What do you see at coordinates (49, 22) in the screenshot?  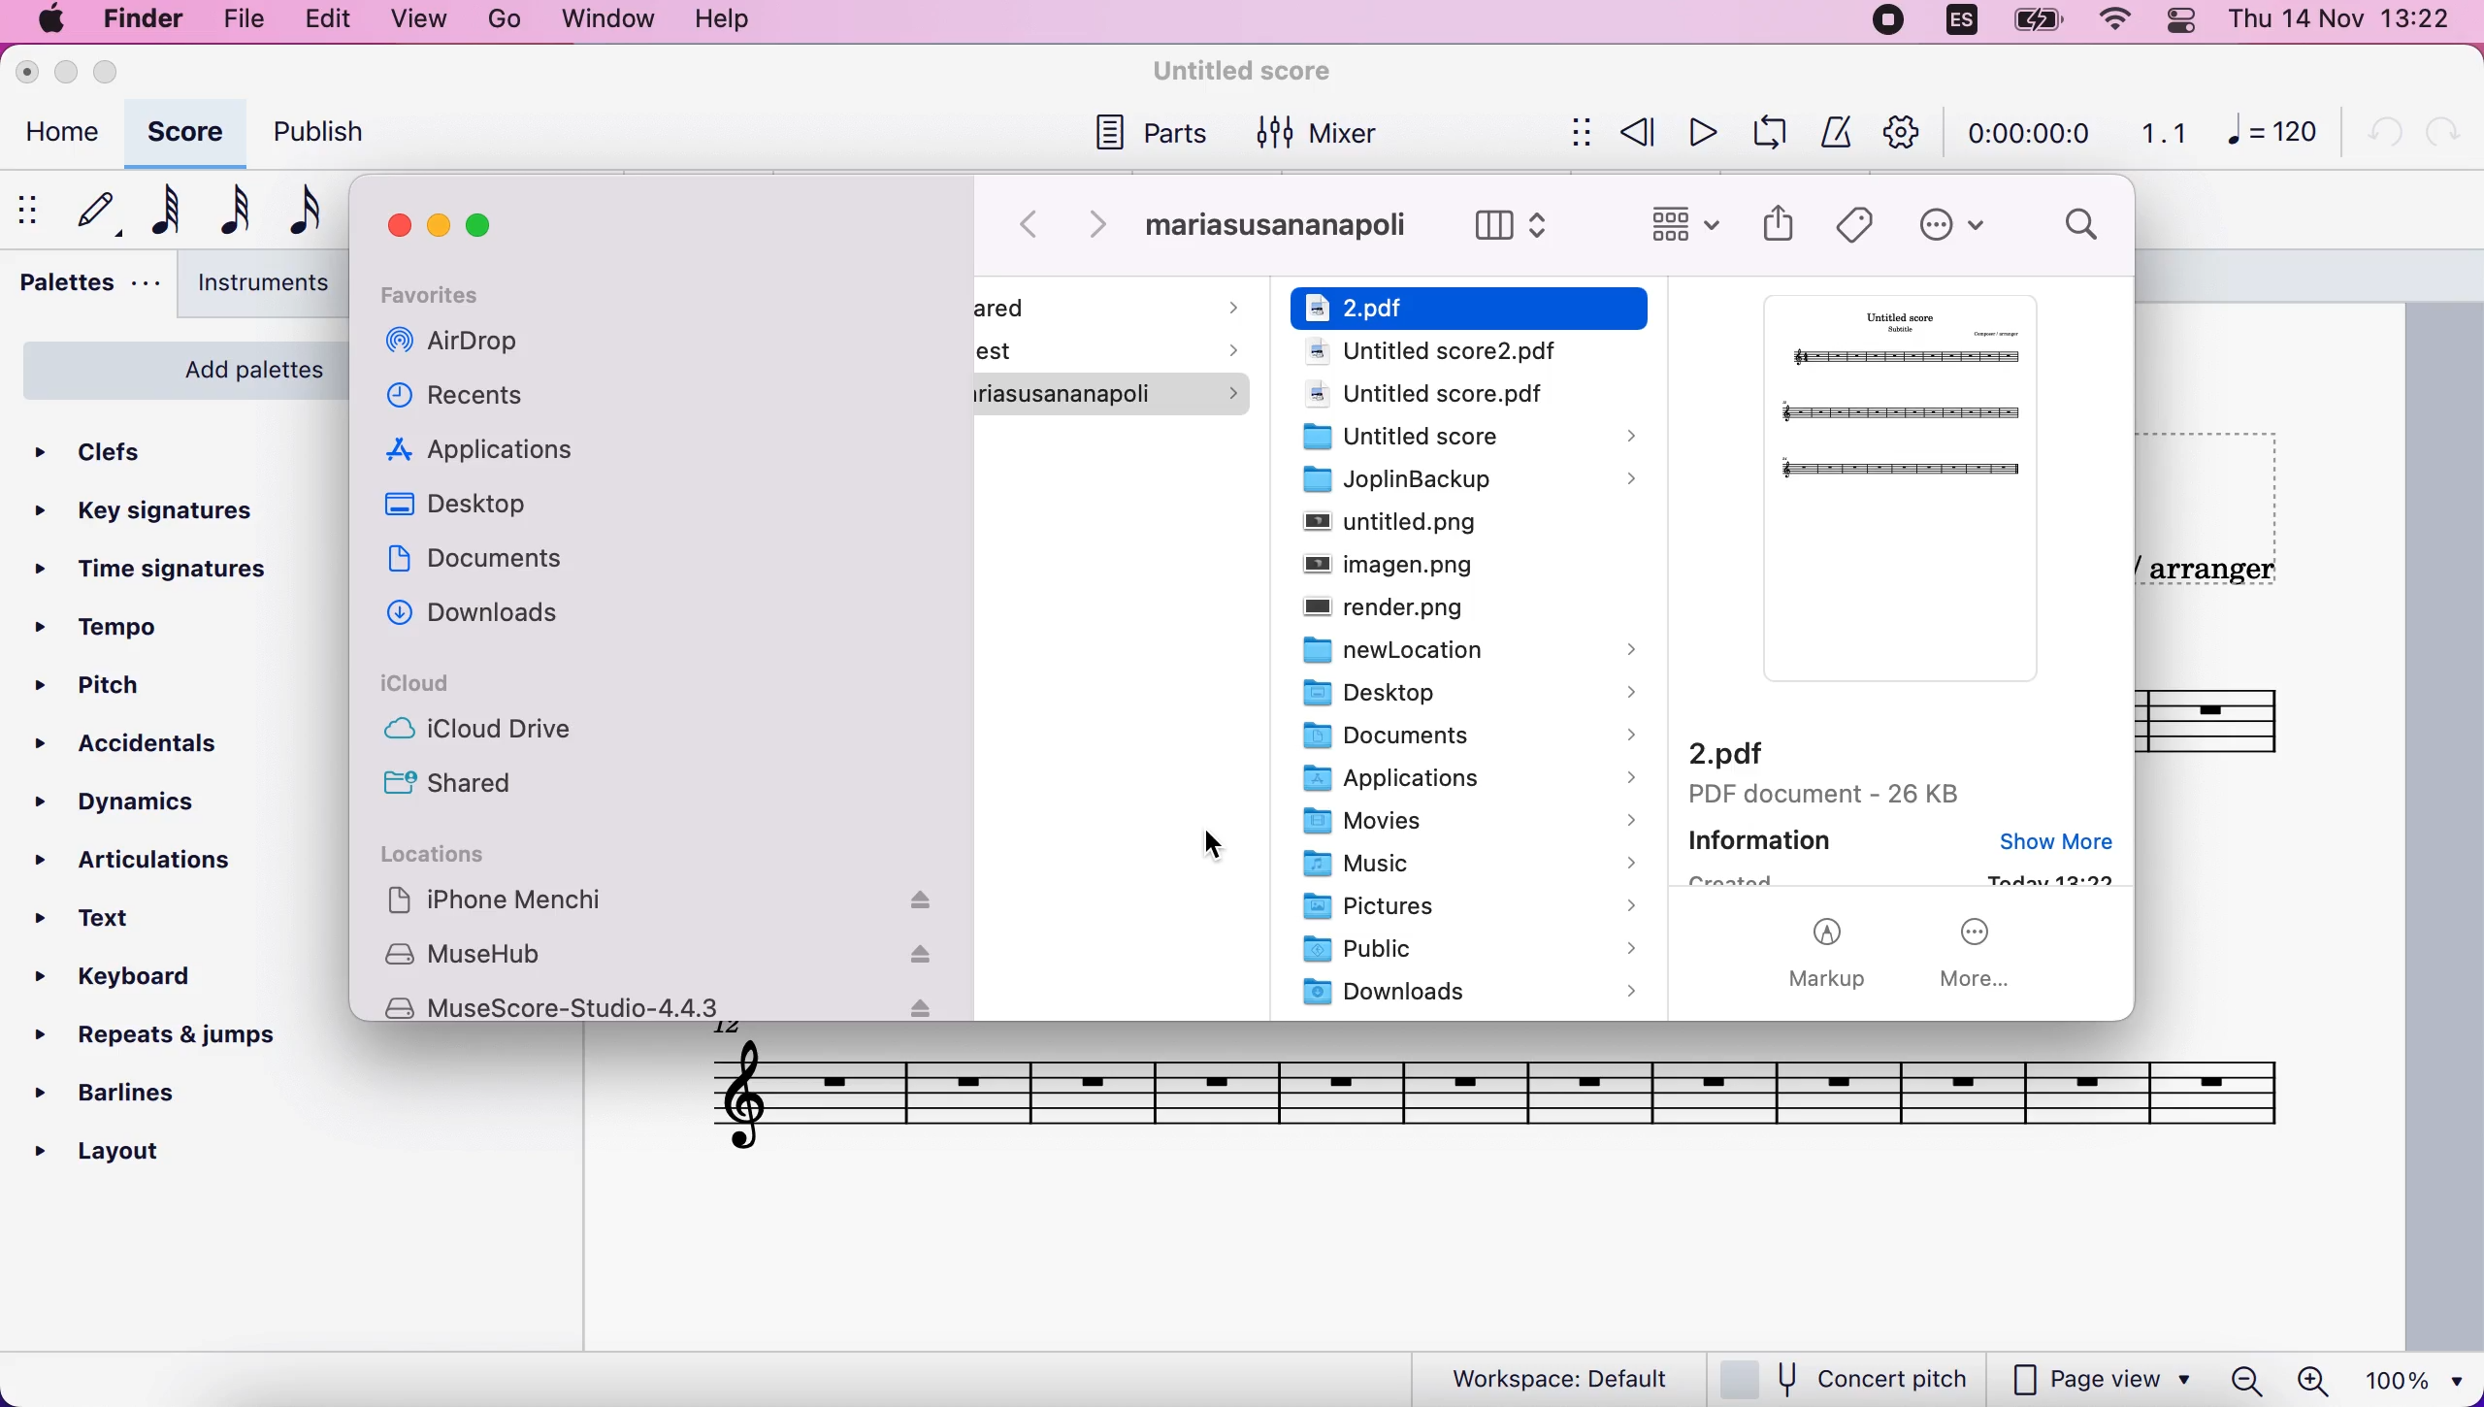 I see `mac logo` at bounding box center [49, 22].